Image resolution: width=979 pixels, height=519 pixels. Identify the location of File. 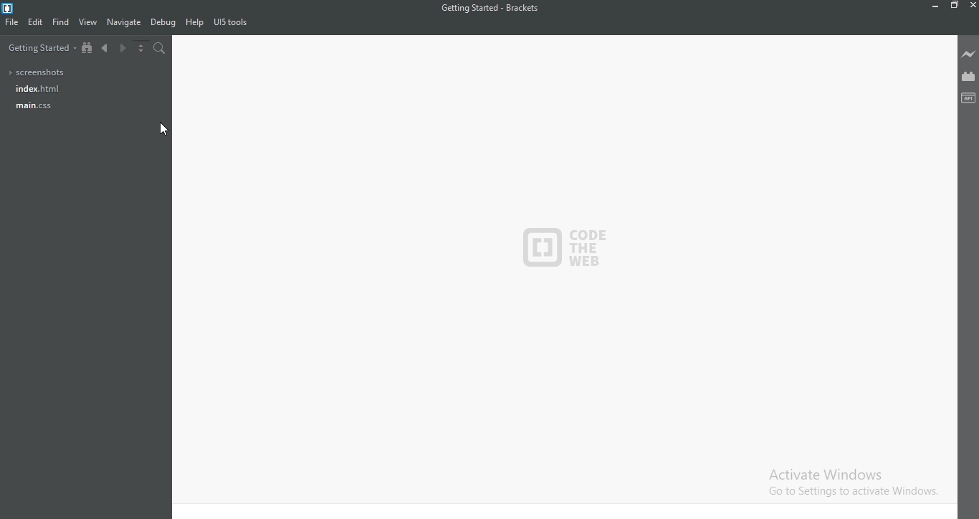
(13, 25).